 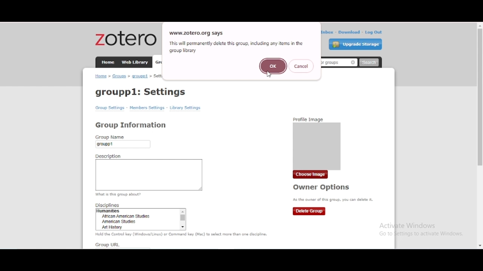 What do you see at coordinates (274, 65) in the screenshot?
I see `ok` at bounding box center [274, 65].